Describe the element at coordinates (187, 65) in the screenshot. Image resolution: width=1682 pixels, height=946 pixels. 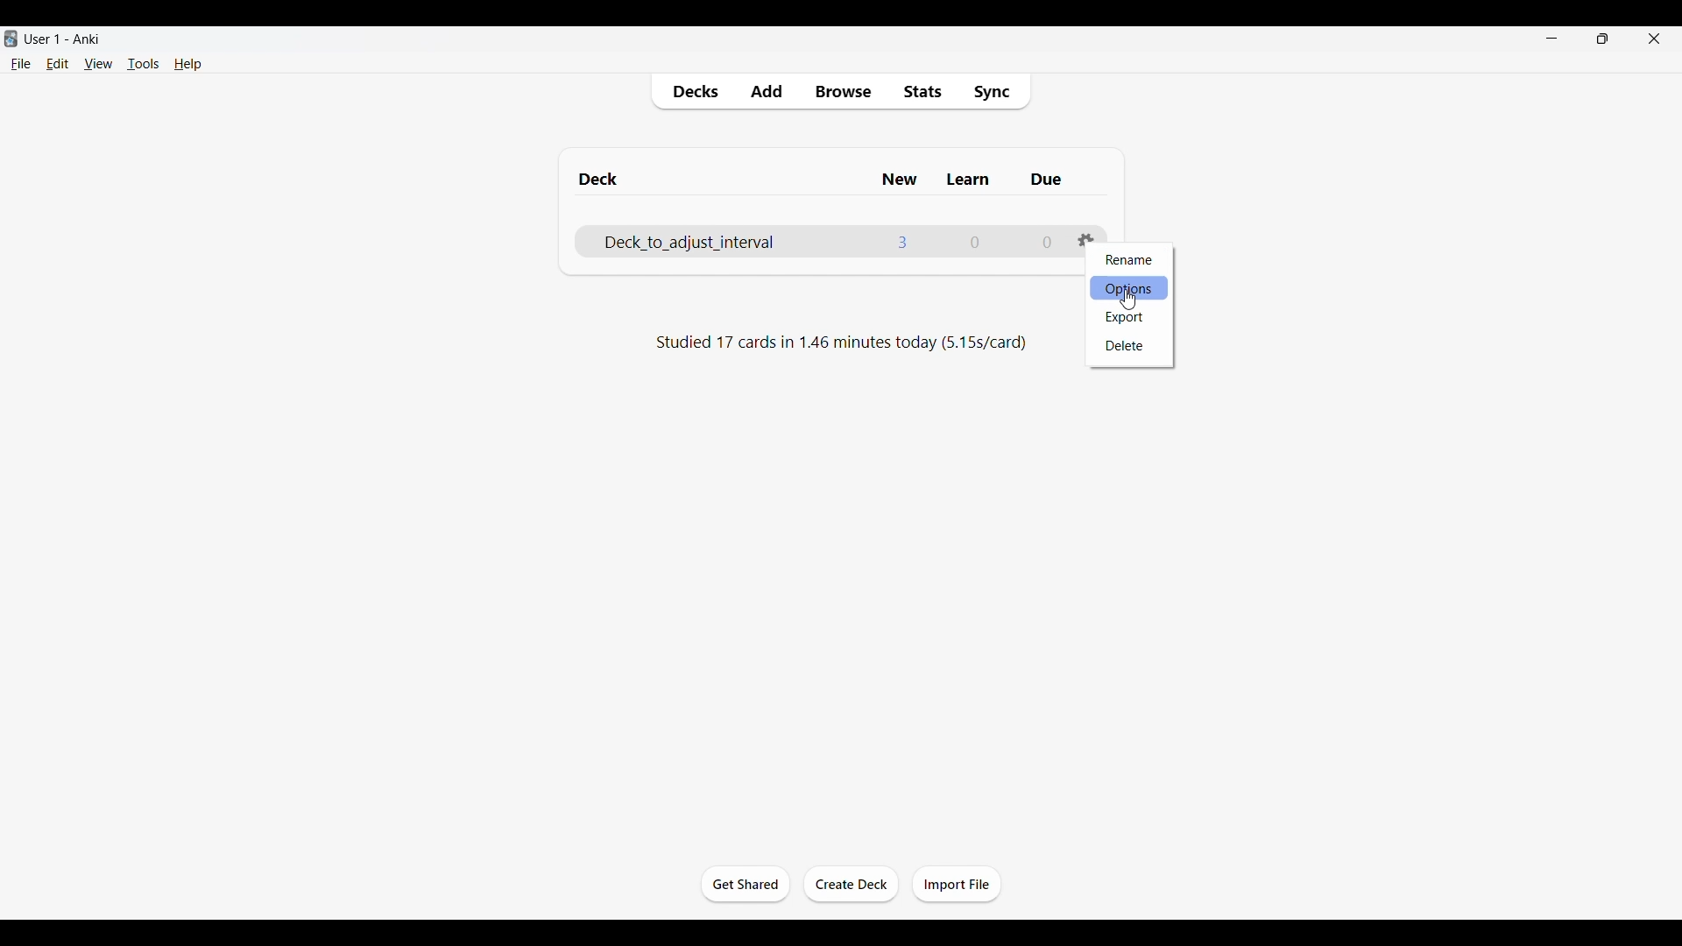
I see `Help menu` at that location.